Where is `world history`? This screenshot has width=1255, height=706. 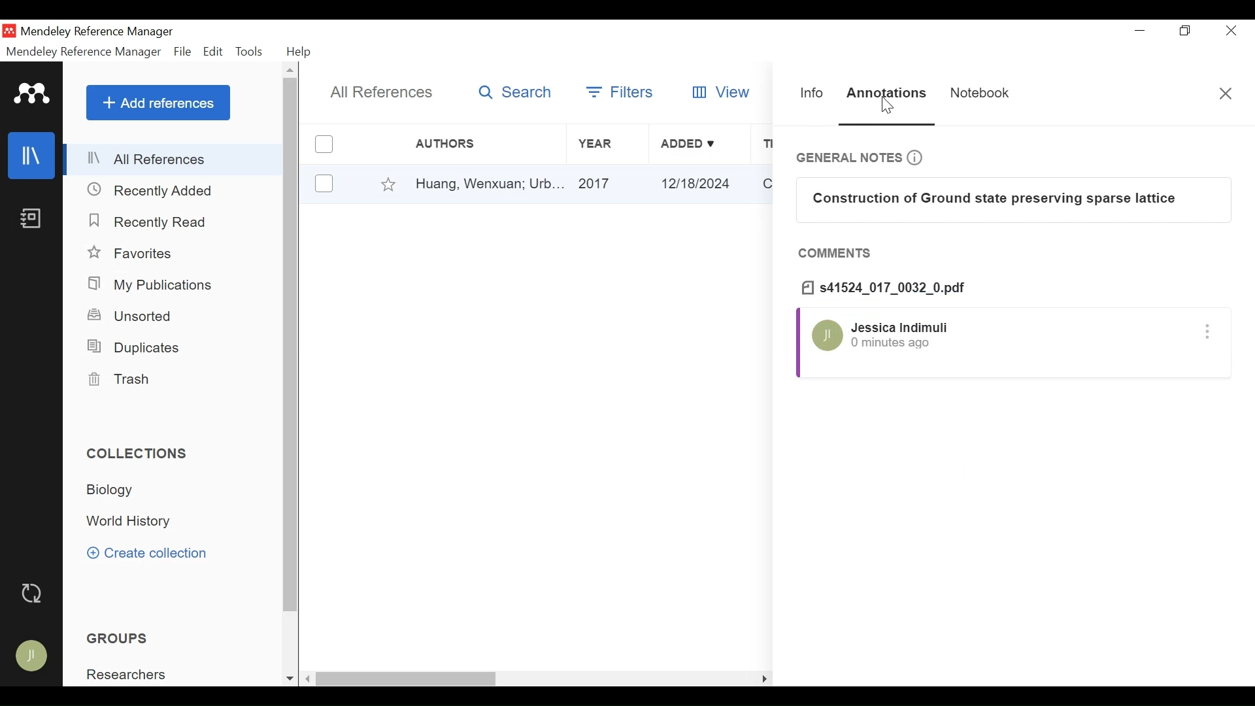
world history is located at coordinates (131, 522).